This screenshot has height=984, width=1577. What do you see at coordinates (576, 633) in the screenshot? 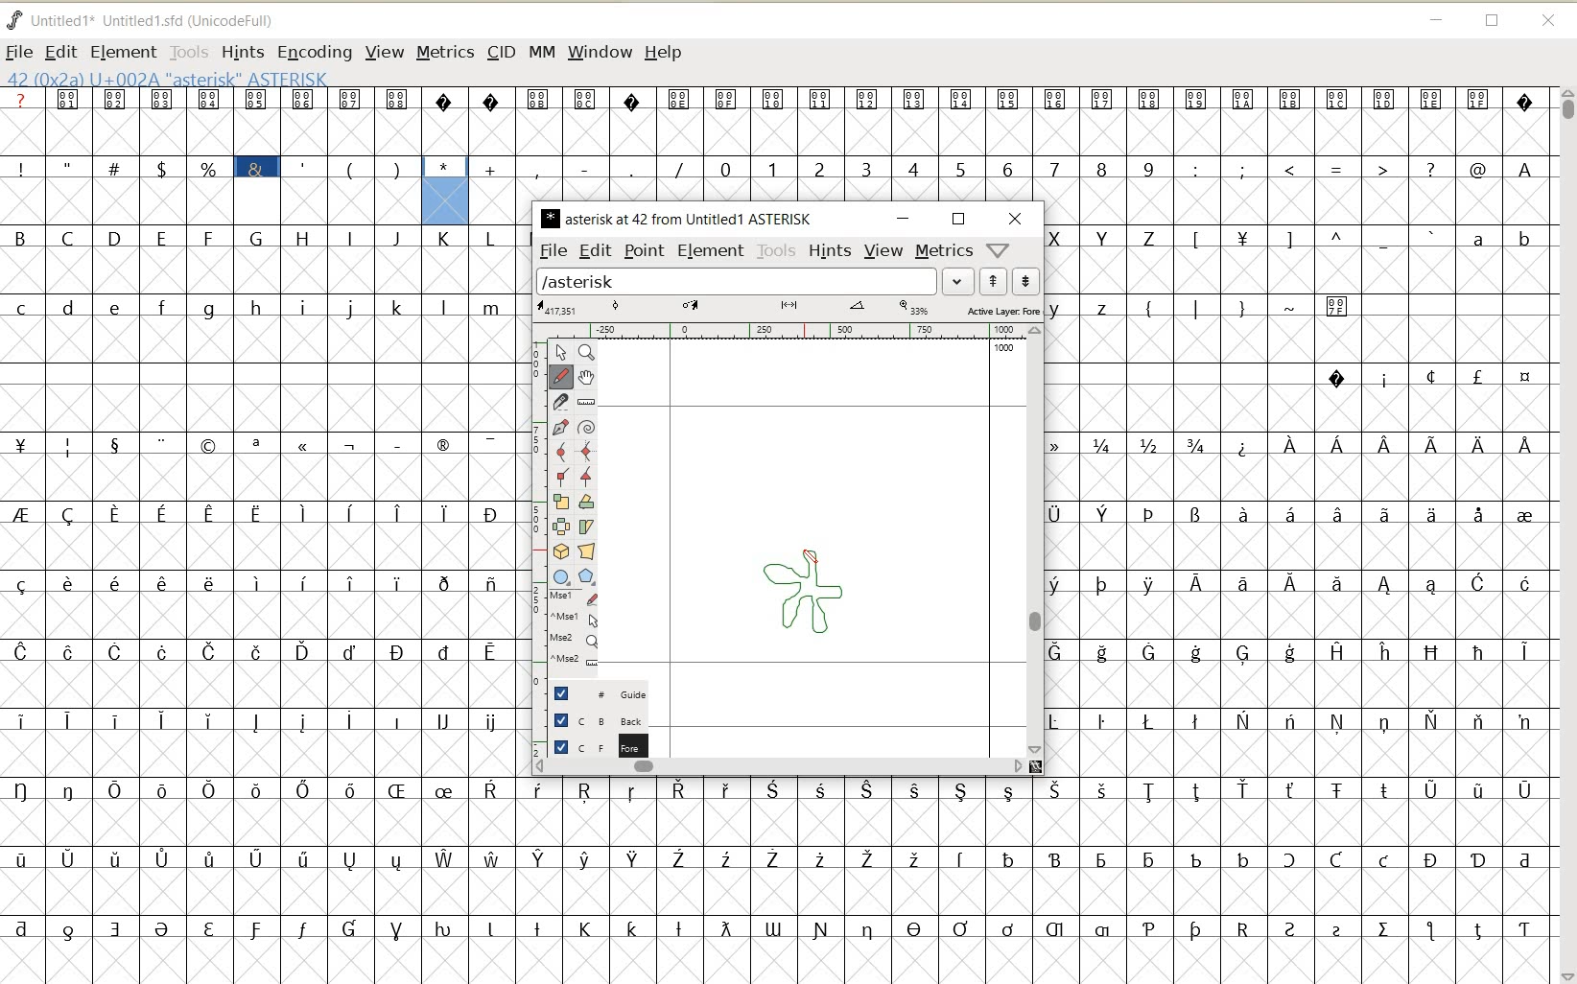
I see `cursor events on the open new outline window` at bounding box center [576, 633].